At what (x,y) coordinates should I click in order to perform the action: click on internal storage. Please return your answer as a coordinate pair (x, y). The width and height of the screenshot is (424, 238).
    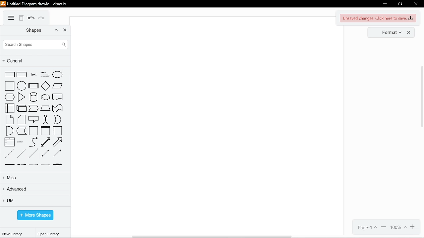
    Looking at the image, I should click on (9, 108).